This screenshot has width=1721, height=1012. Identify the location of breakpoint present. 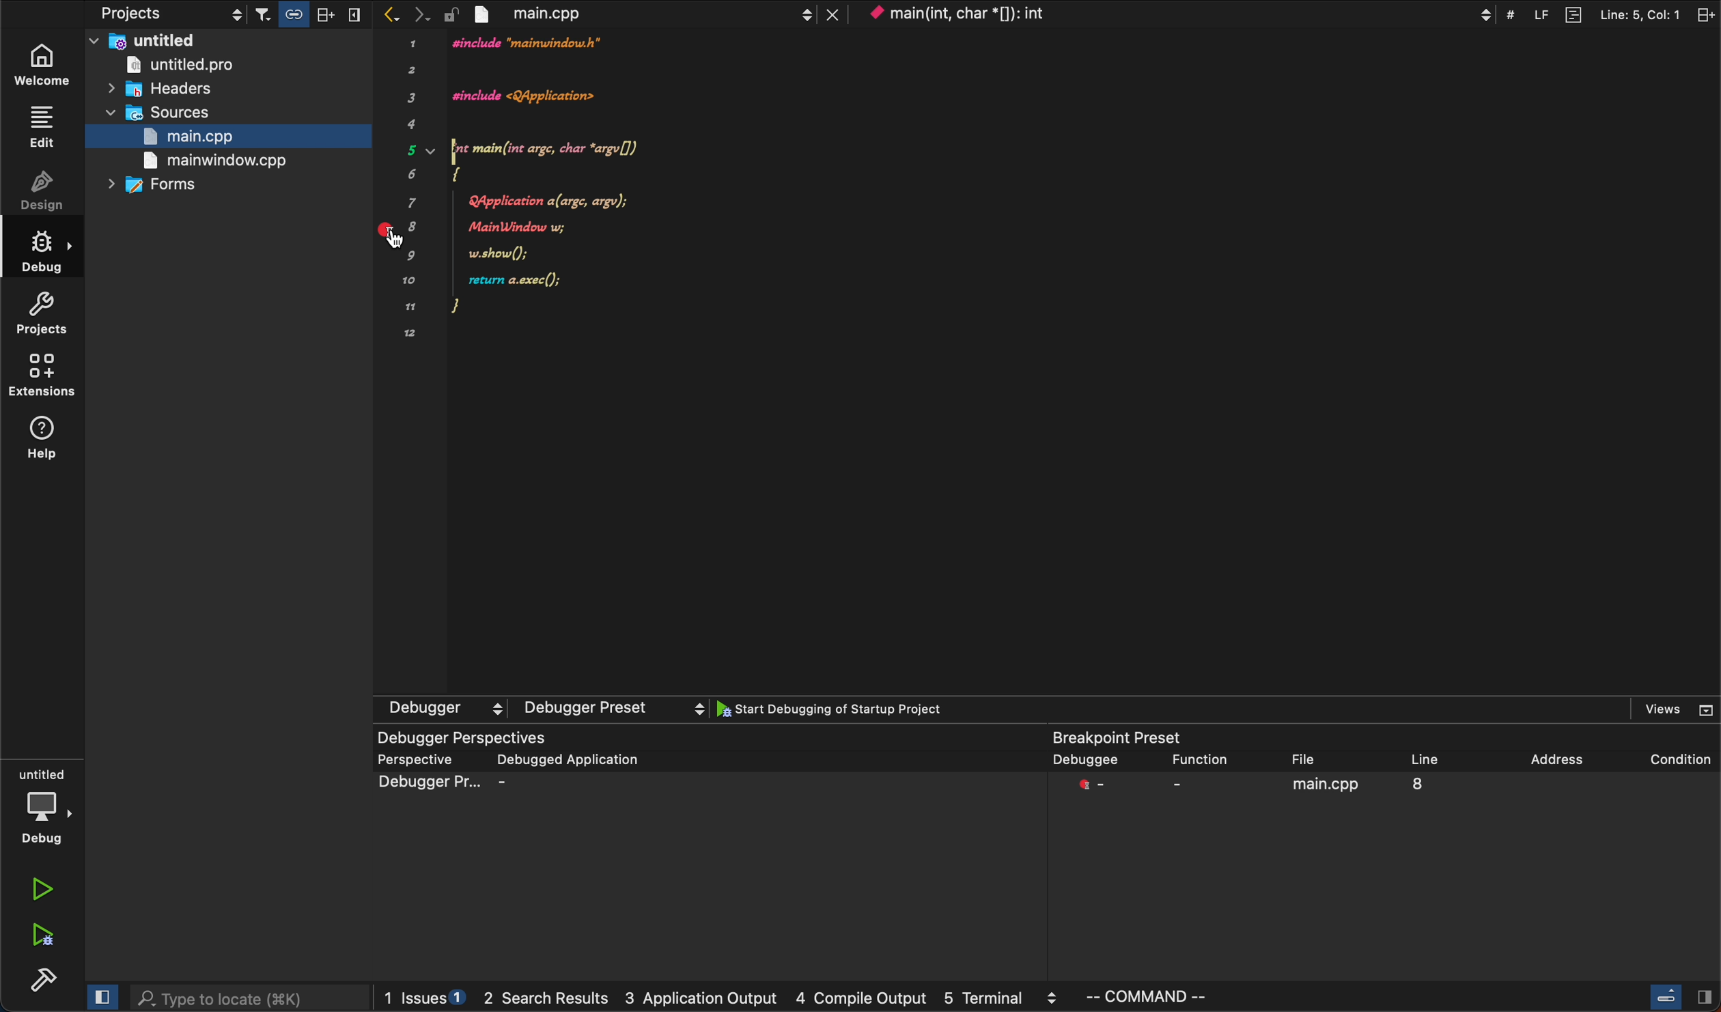
(1120, 738).